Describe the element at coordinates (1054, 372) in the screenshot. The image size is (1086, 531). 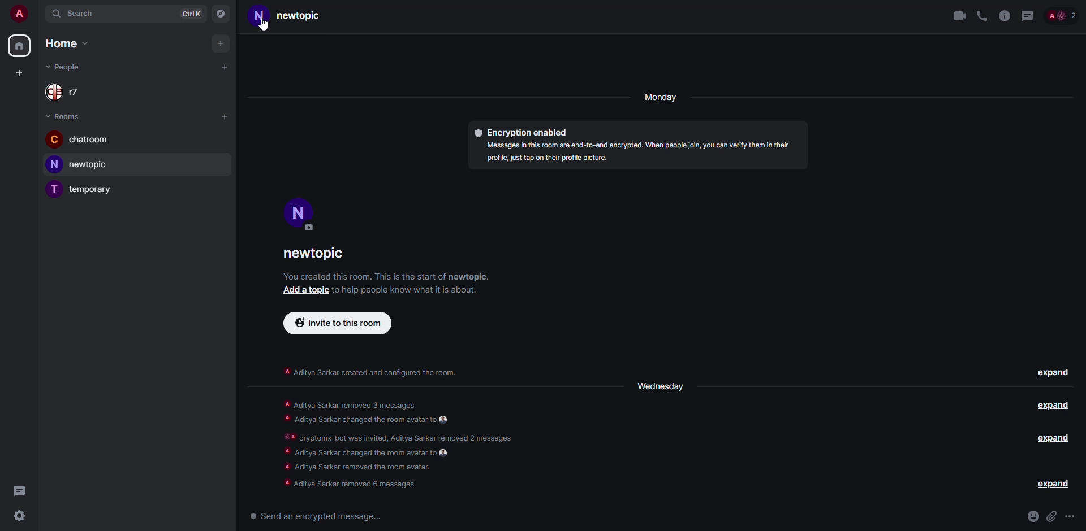
I see `expand` at that location.